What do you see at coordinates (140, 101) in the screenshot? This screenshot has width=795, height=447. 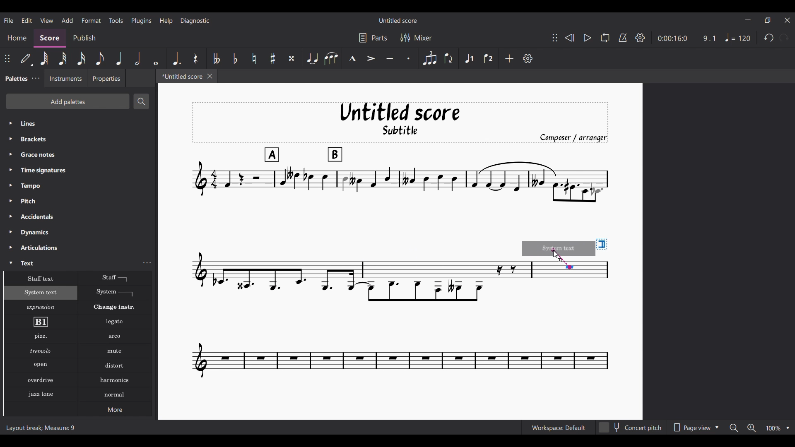 I see `Search` at bounding box center [140, 101].